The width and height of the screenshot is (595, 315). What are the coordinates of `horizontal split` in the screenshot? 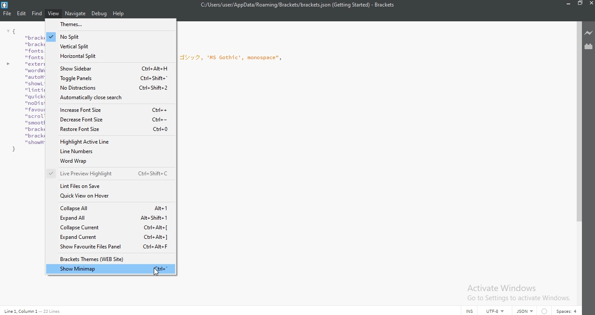 It's located at (111, 56).